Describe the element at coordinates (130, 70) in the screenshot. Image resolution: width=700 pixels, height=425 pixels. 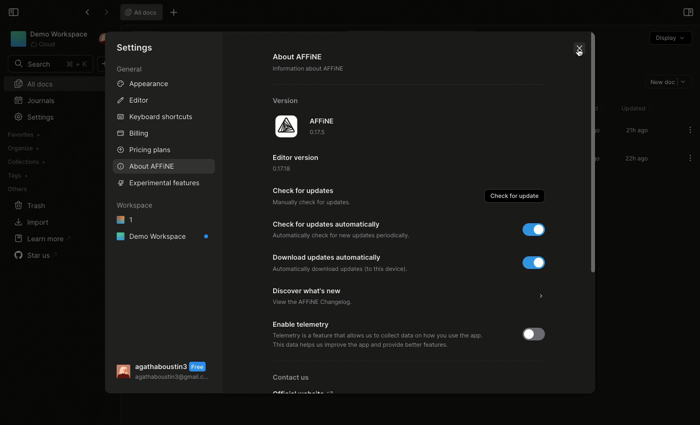
I see `General` at that location.